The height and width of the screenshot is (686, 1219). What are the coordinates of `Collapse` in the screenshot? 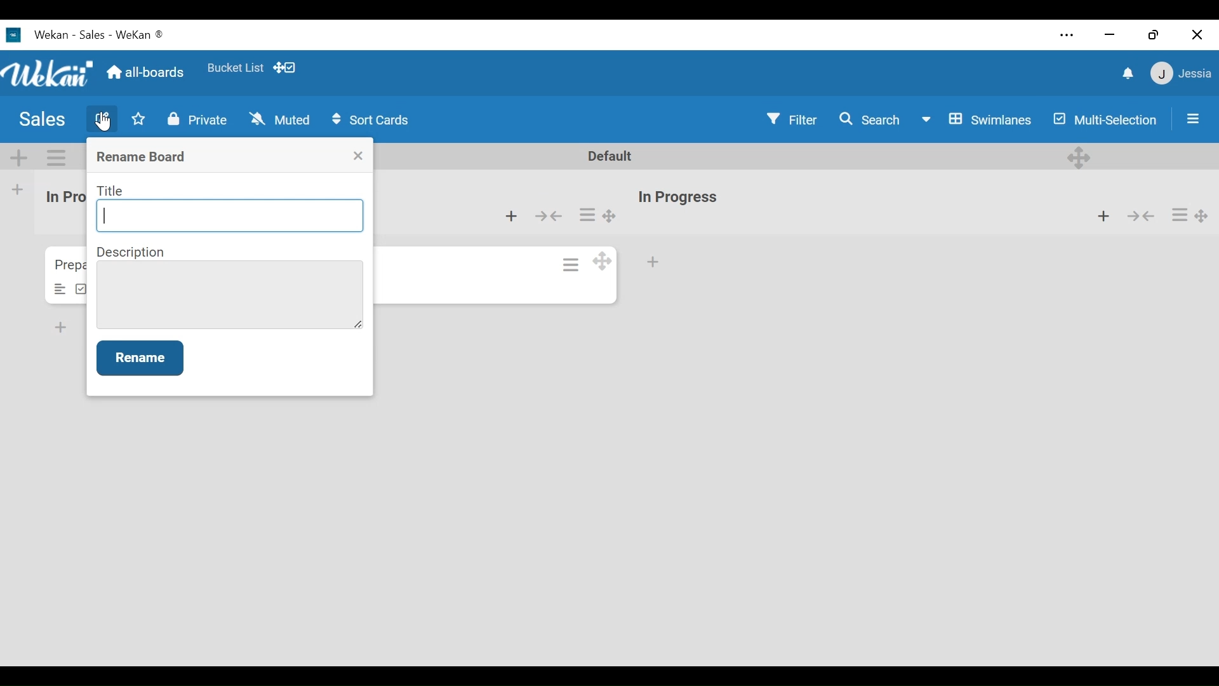 It's located at (1140, 215).